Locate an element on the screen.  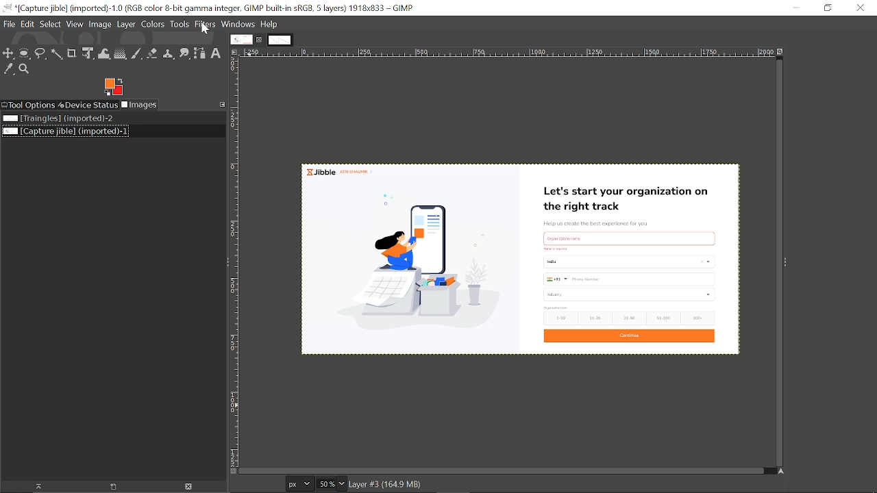
Zoom image when window size changes is located at coordinates (782, 54).